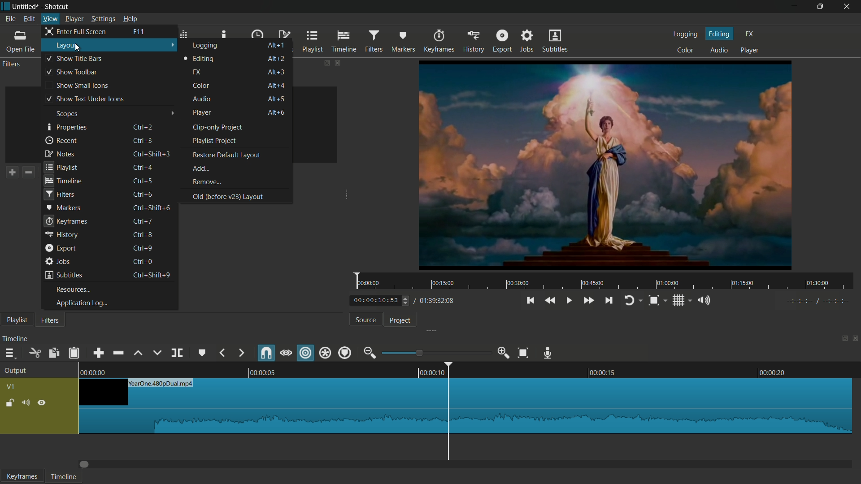  Describe the element at coordinates (49, 320) in the screenshot. I see `filters` at that location.